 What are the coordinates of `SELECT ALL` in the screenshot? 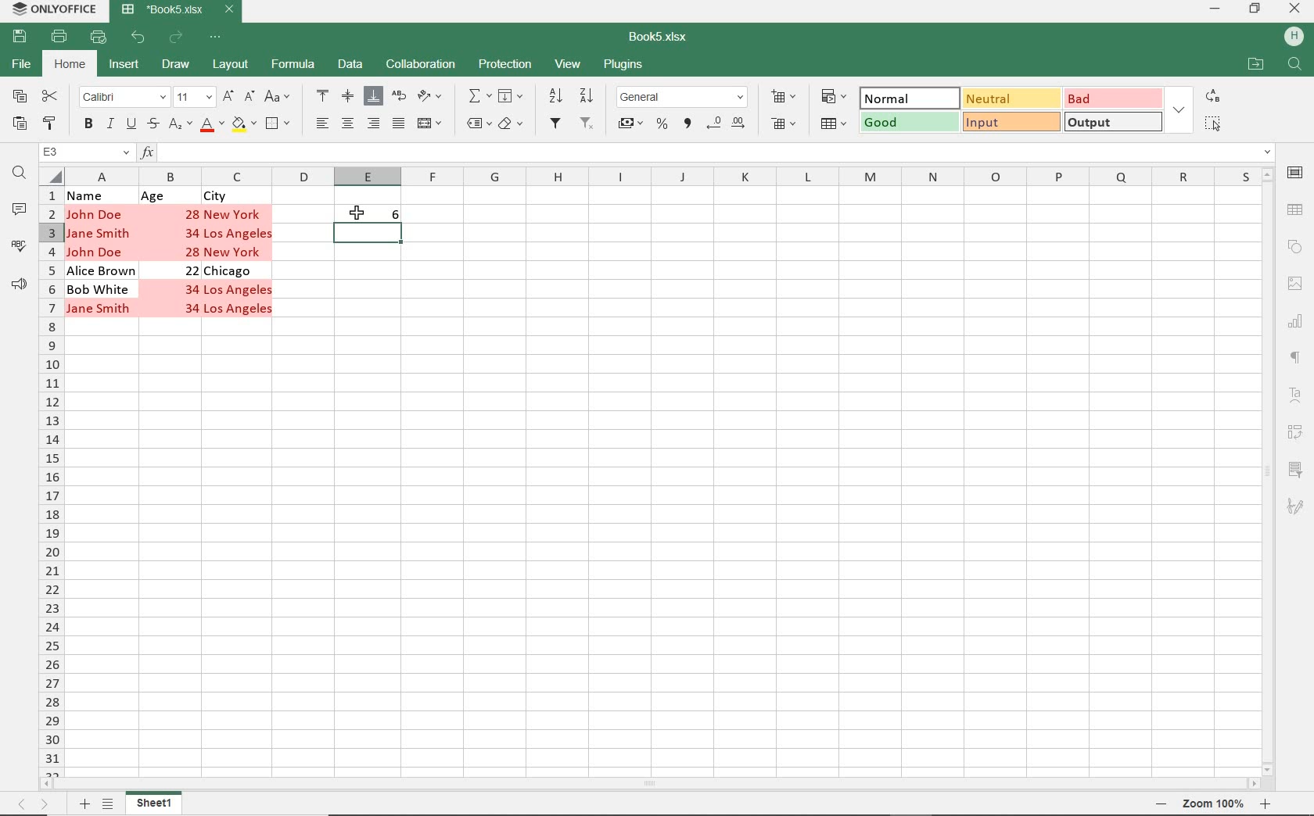 It's located at (1213, 125).